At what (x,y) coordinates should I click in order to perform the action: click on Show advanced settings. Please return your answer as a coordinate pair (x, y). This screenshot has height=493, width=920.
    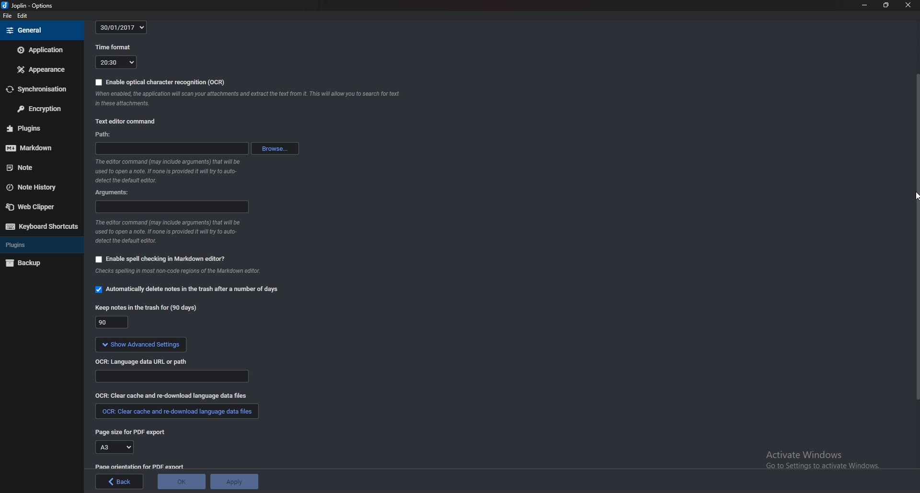
    Looking at the image, I should click on (141, 346).